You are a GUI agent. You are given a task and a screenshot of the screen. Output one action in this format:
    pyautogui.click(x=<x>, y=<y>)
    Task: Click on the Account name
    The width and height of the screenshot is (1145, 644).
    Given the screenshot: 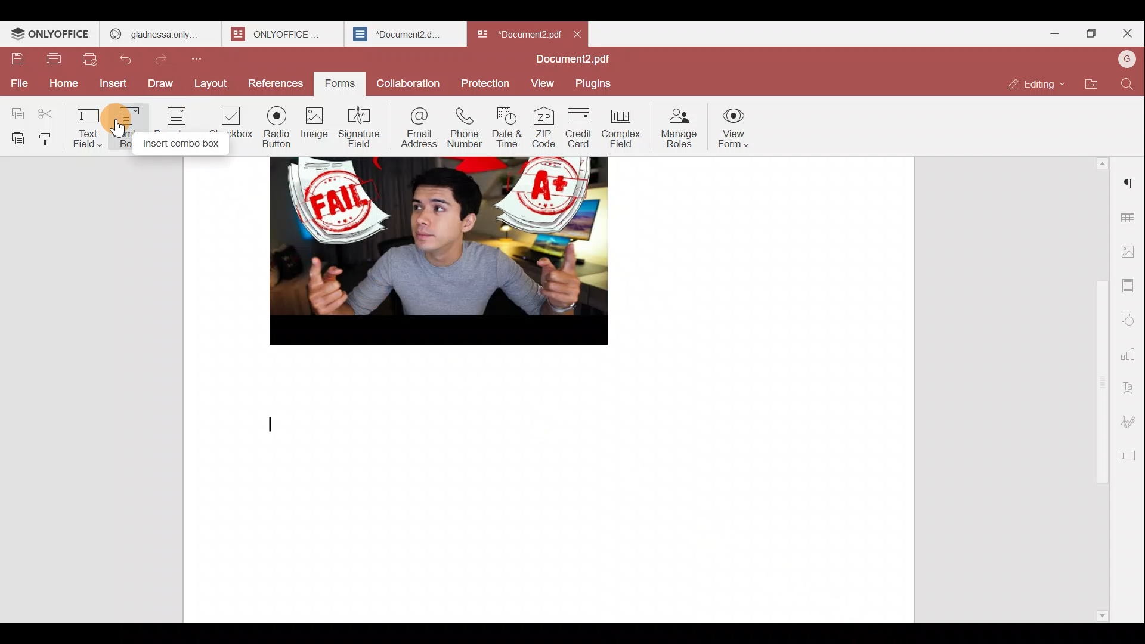 What is the action you would take?
    pyautogui.click(x=1124, y=63)
    